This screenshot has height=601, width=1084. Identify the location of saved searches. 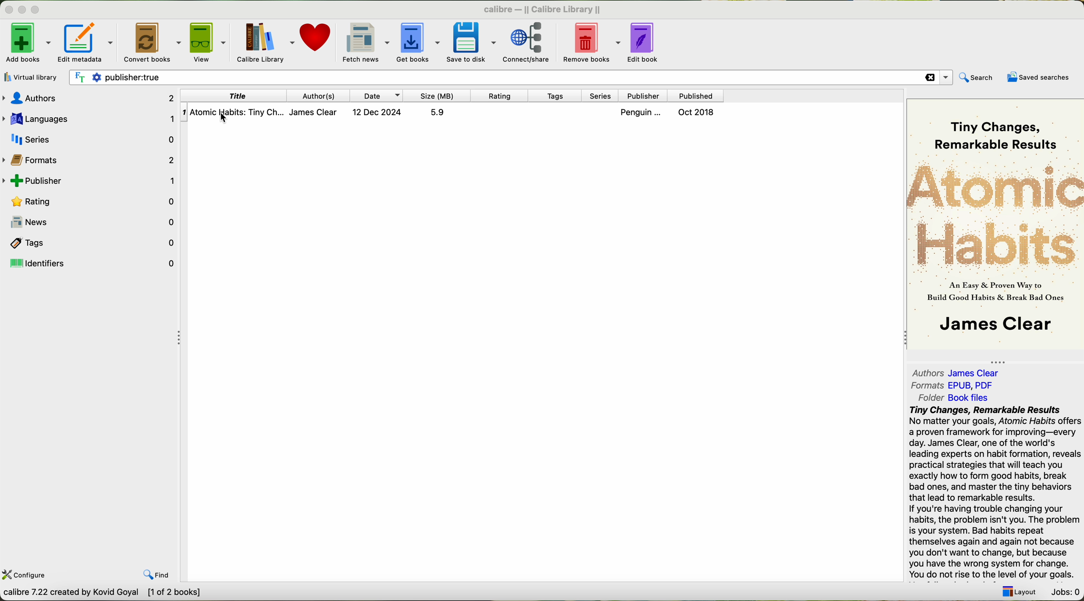
(1039, 77).